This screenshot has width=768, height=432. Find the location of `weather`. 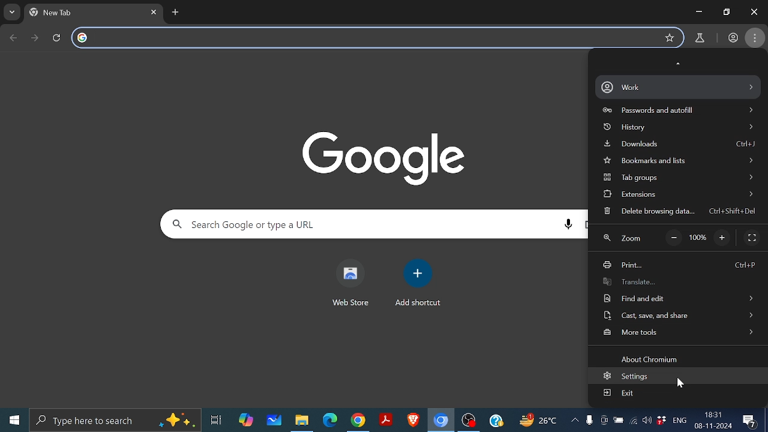

weather is located at coordinates (539, 422).